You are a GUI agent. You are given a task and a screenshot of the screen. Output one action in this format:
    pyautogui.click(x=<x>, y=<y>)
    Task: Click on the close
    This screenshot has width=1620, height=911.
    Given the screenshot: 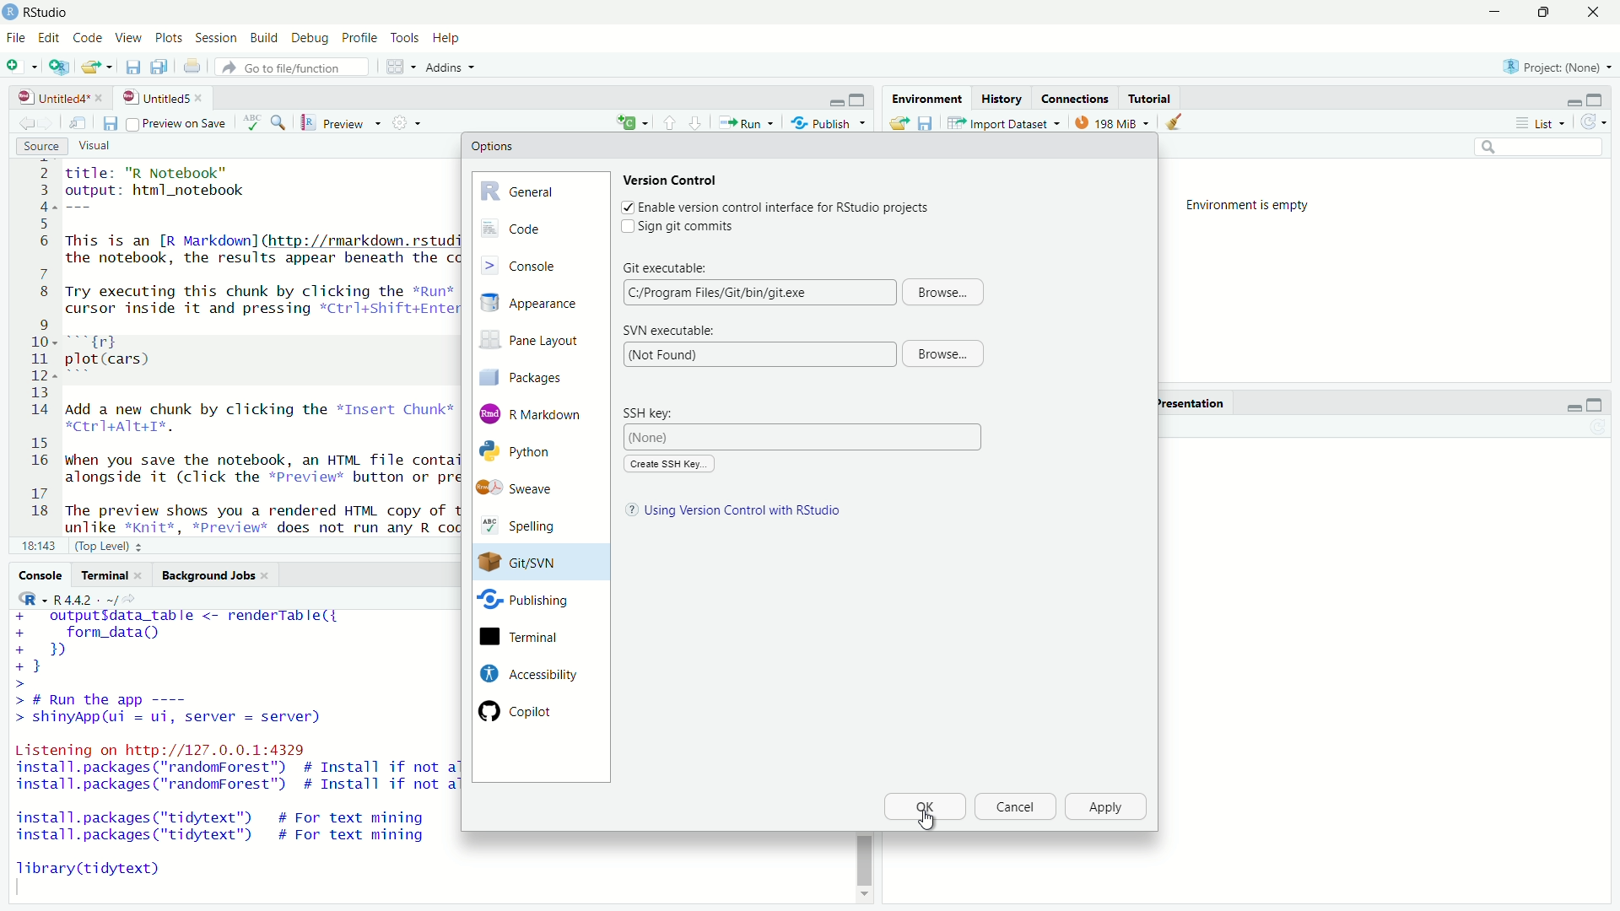 What is the action you would take?
    pyautogui.click(x=102, y=98)
    